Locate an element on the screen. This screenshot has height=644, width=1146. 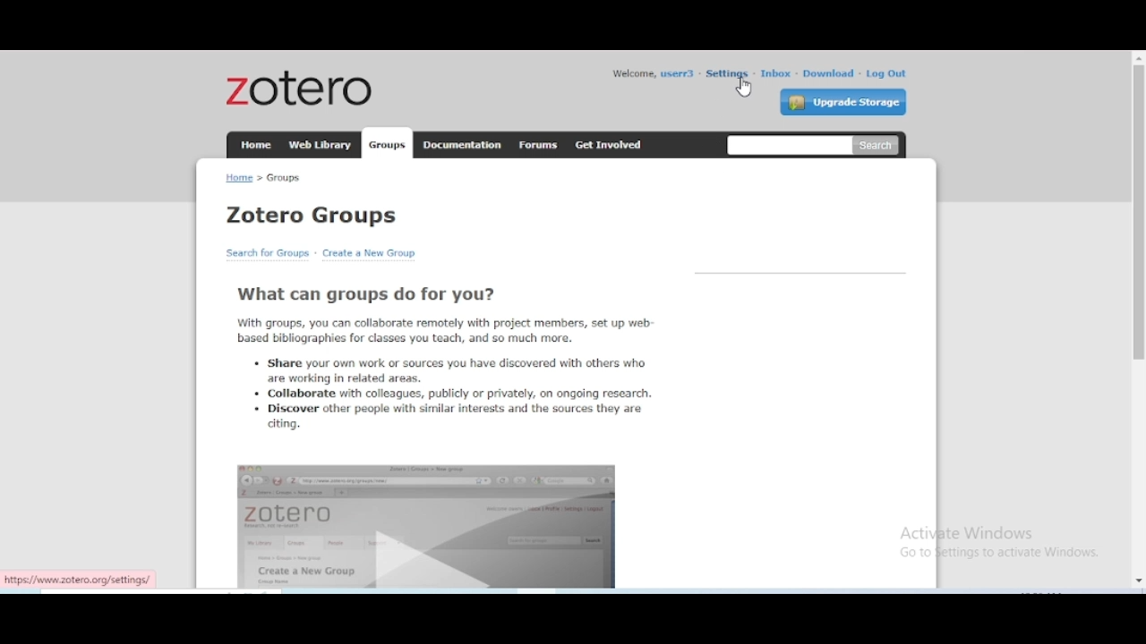
vertical scroll bar is located at coordinates (1139, 319).